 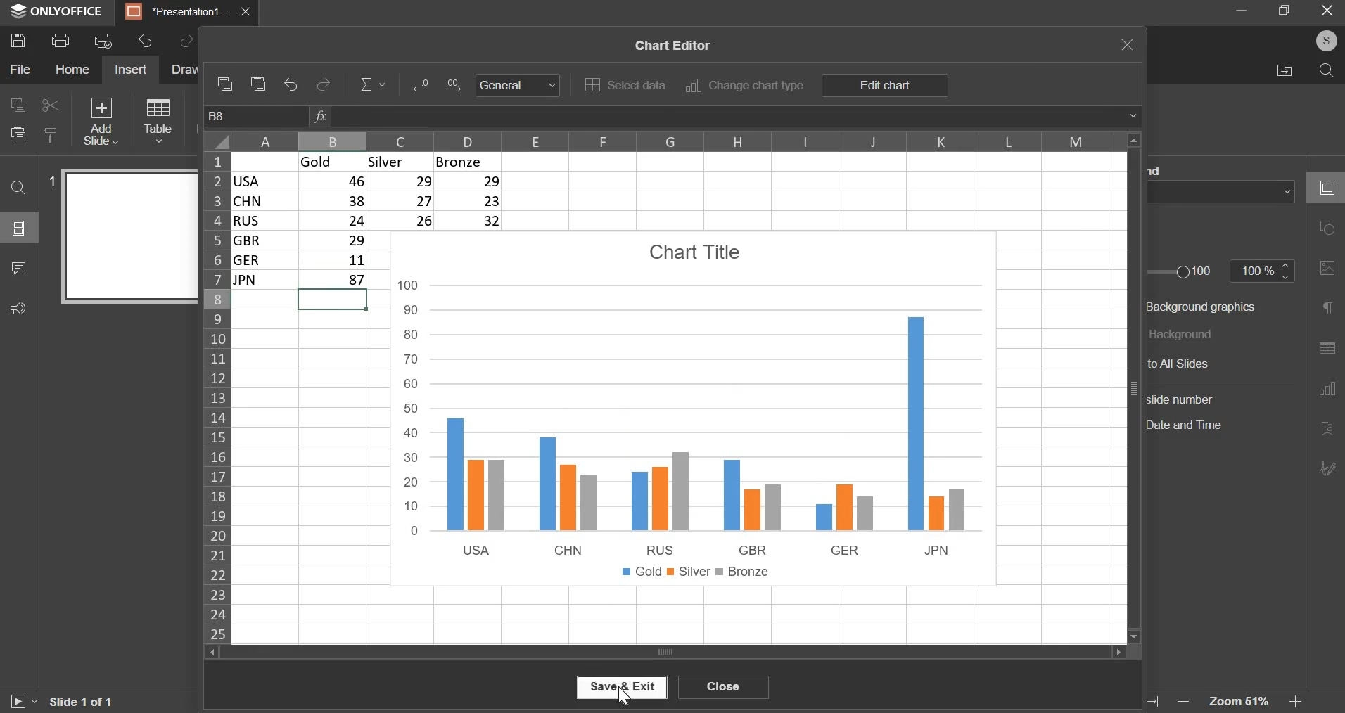 What do you see at coordinates (1205, 306) in the screenshot?
I see `background graphics` at bounding box center [1205, 306].